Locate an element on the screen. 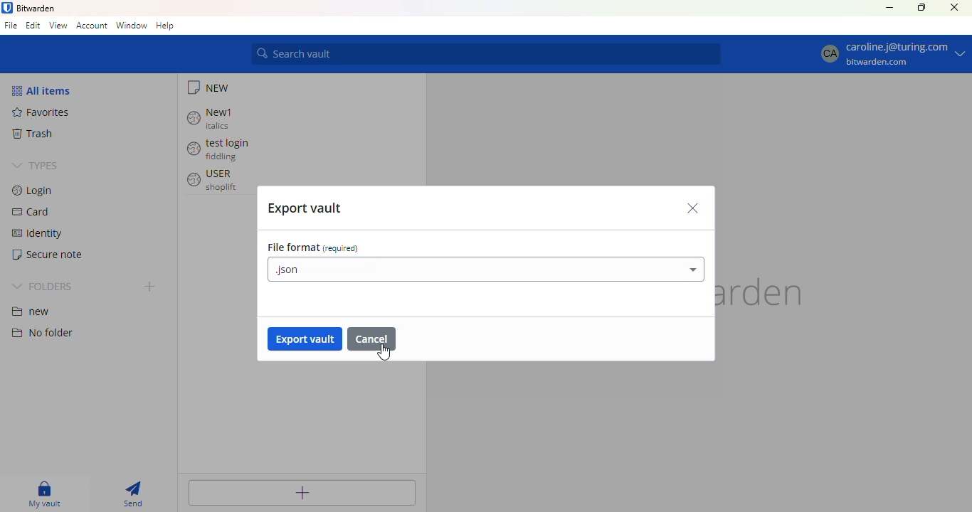  all items is located at coordinates (43, 91).